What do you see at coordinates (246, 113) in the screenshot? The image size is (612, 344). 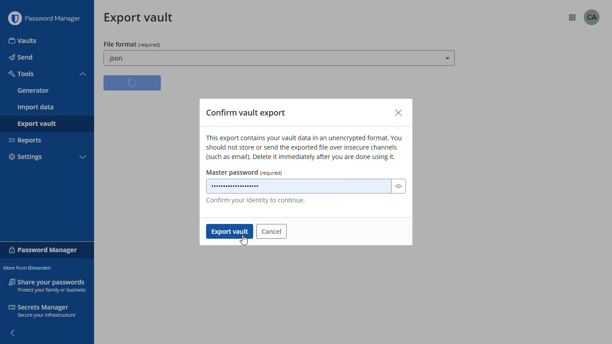 I see `confirm vault export` at bounding box center [246, 113].